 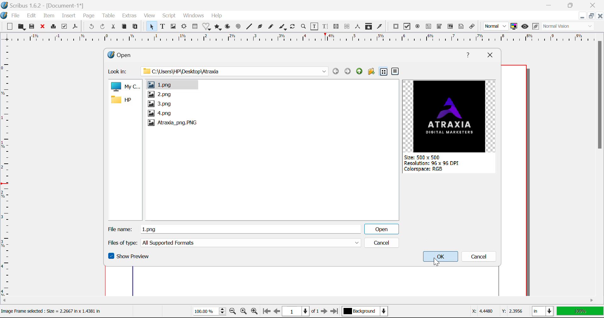 What do you see at coordinates (297, 39) in the screenshot?
I see `Vertical Page Margins` at bounding box center [297, 39].